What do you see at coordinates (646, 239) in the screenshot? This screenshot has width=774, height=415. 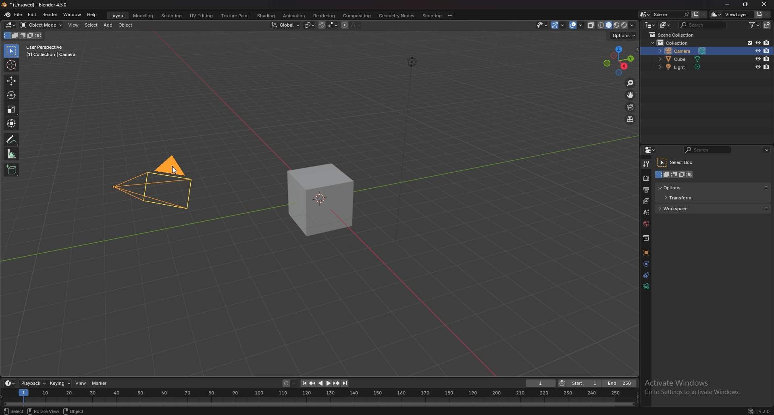 I see `collections` at bounding box center [646, 239].